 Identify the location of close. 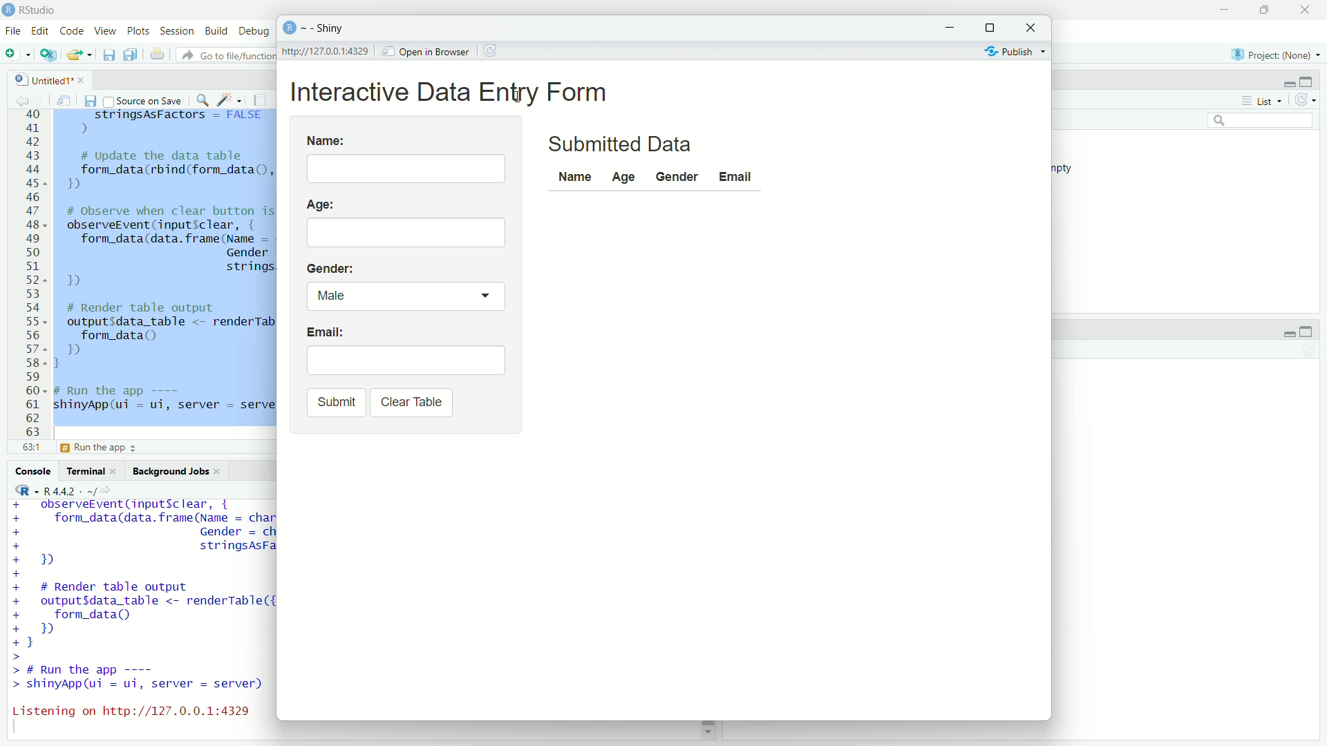
(117, 471).